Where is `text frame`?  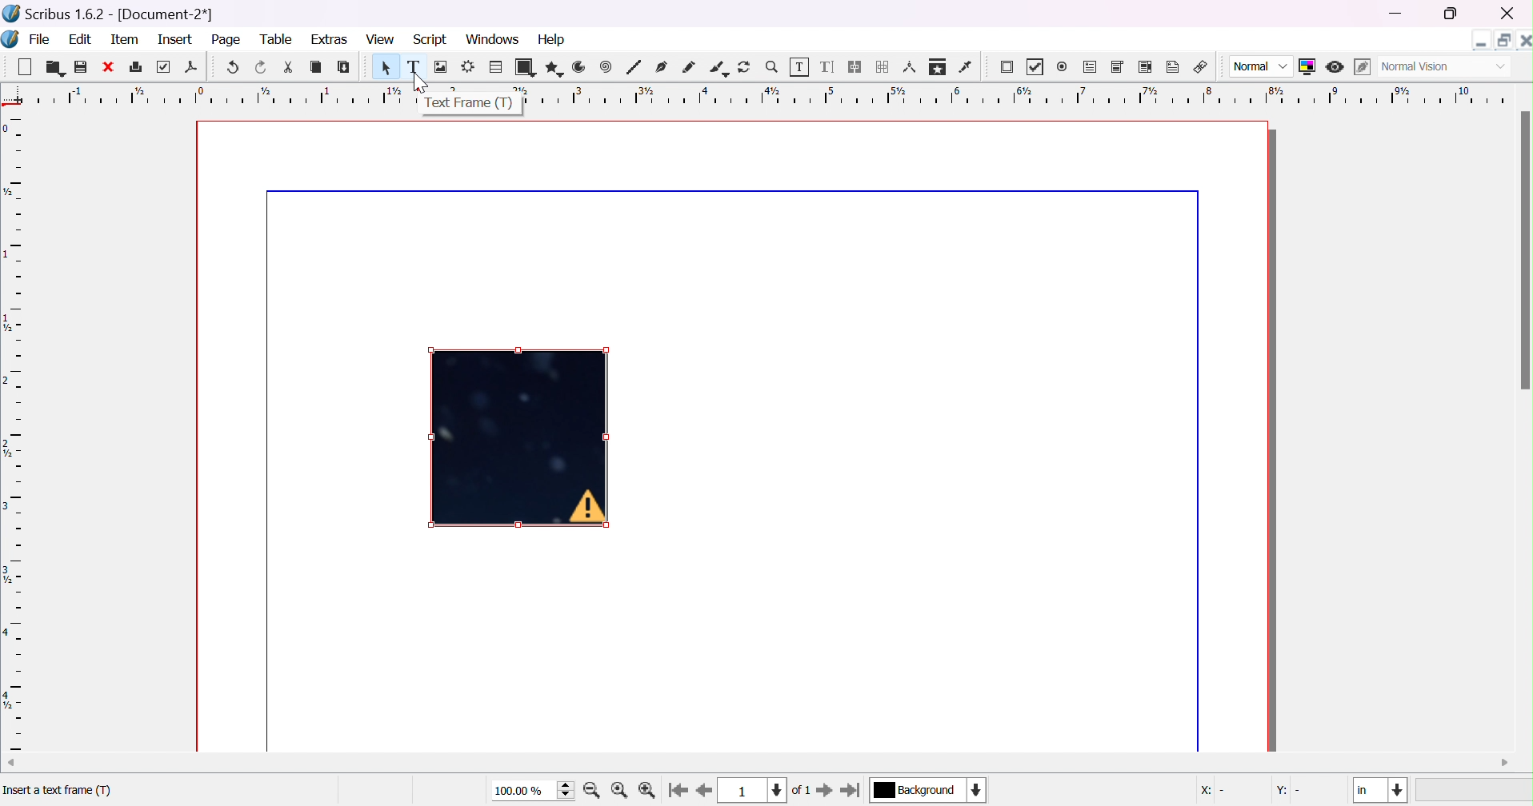 text frame is located at coordinates (469, 103).